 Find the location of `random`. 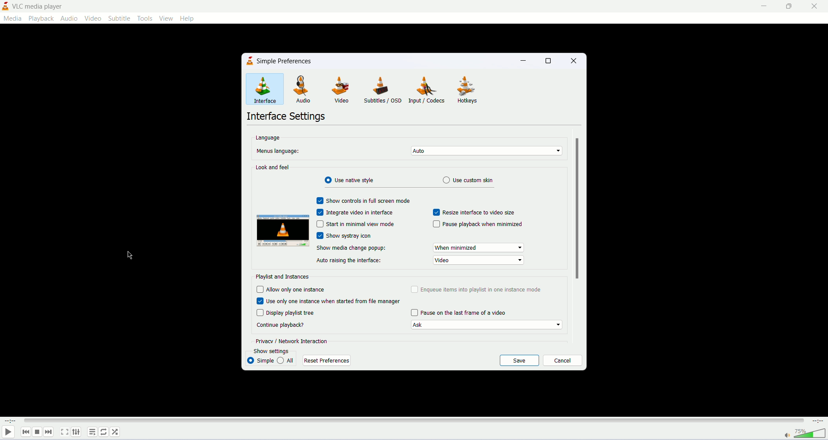

random is located at coordinates (115, 431).